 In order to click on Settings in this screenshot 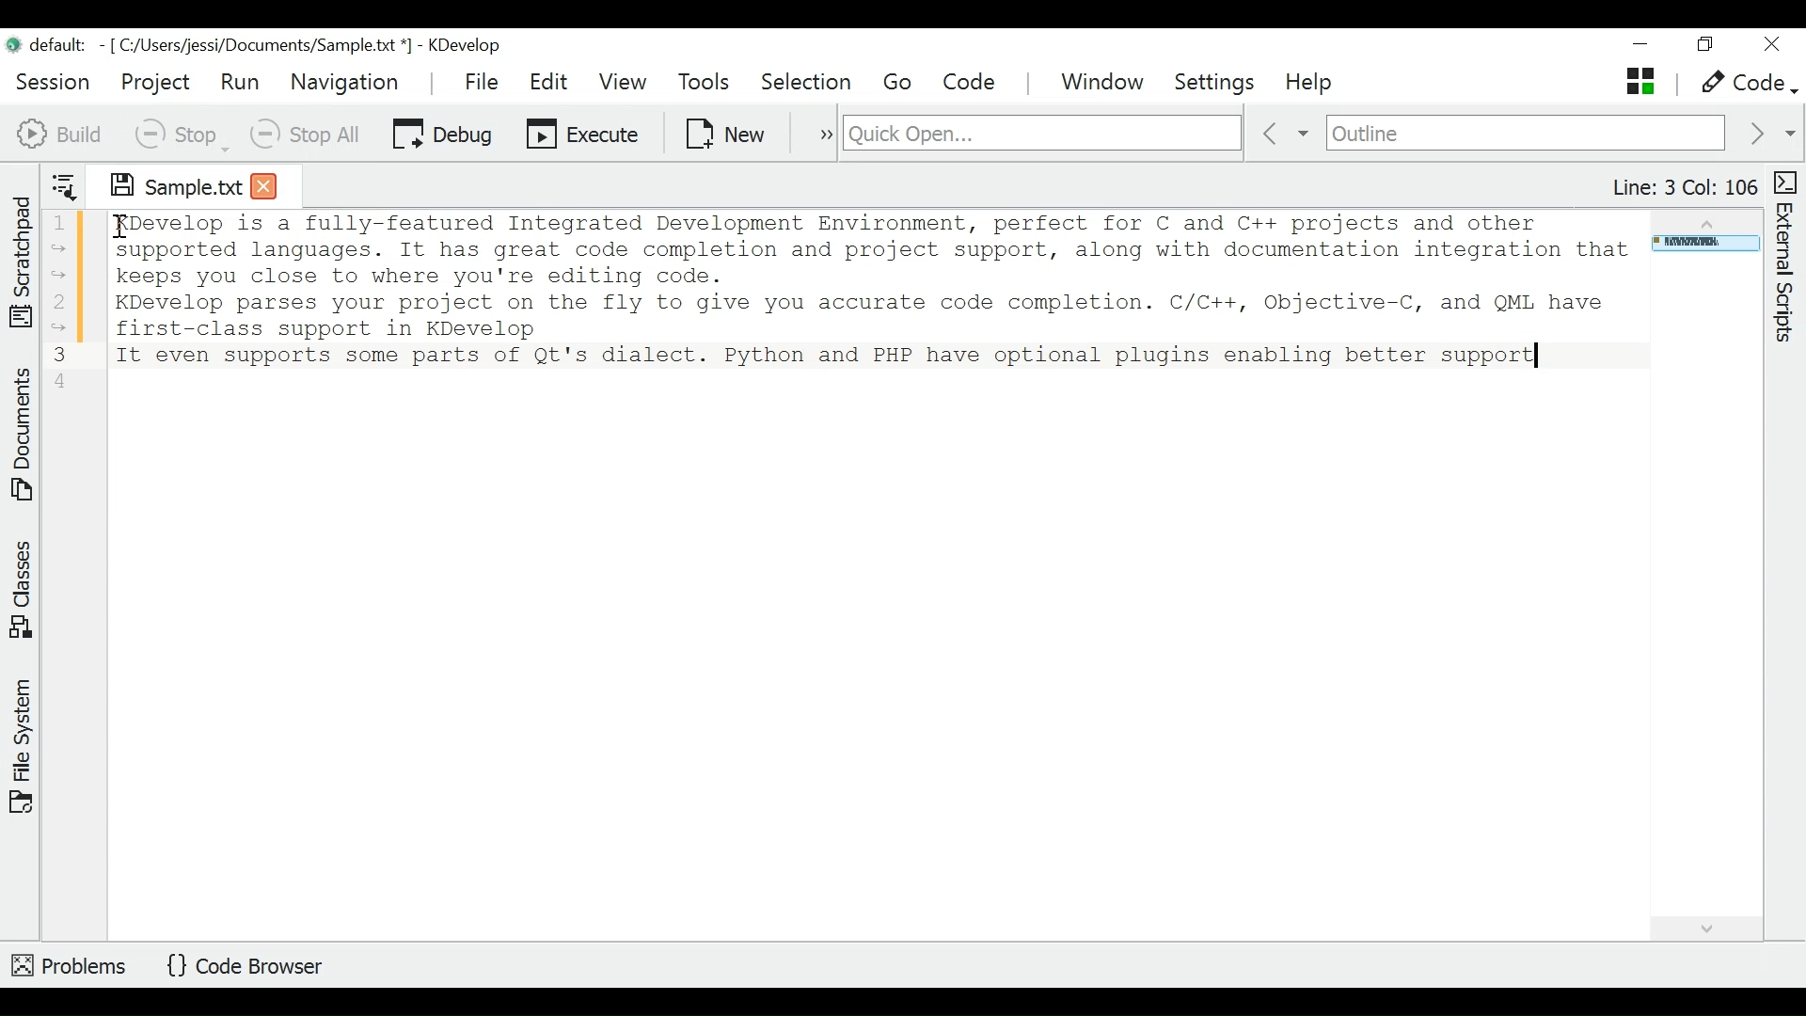, I will do `click(1221, 83)`.